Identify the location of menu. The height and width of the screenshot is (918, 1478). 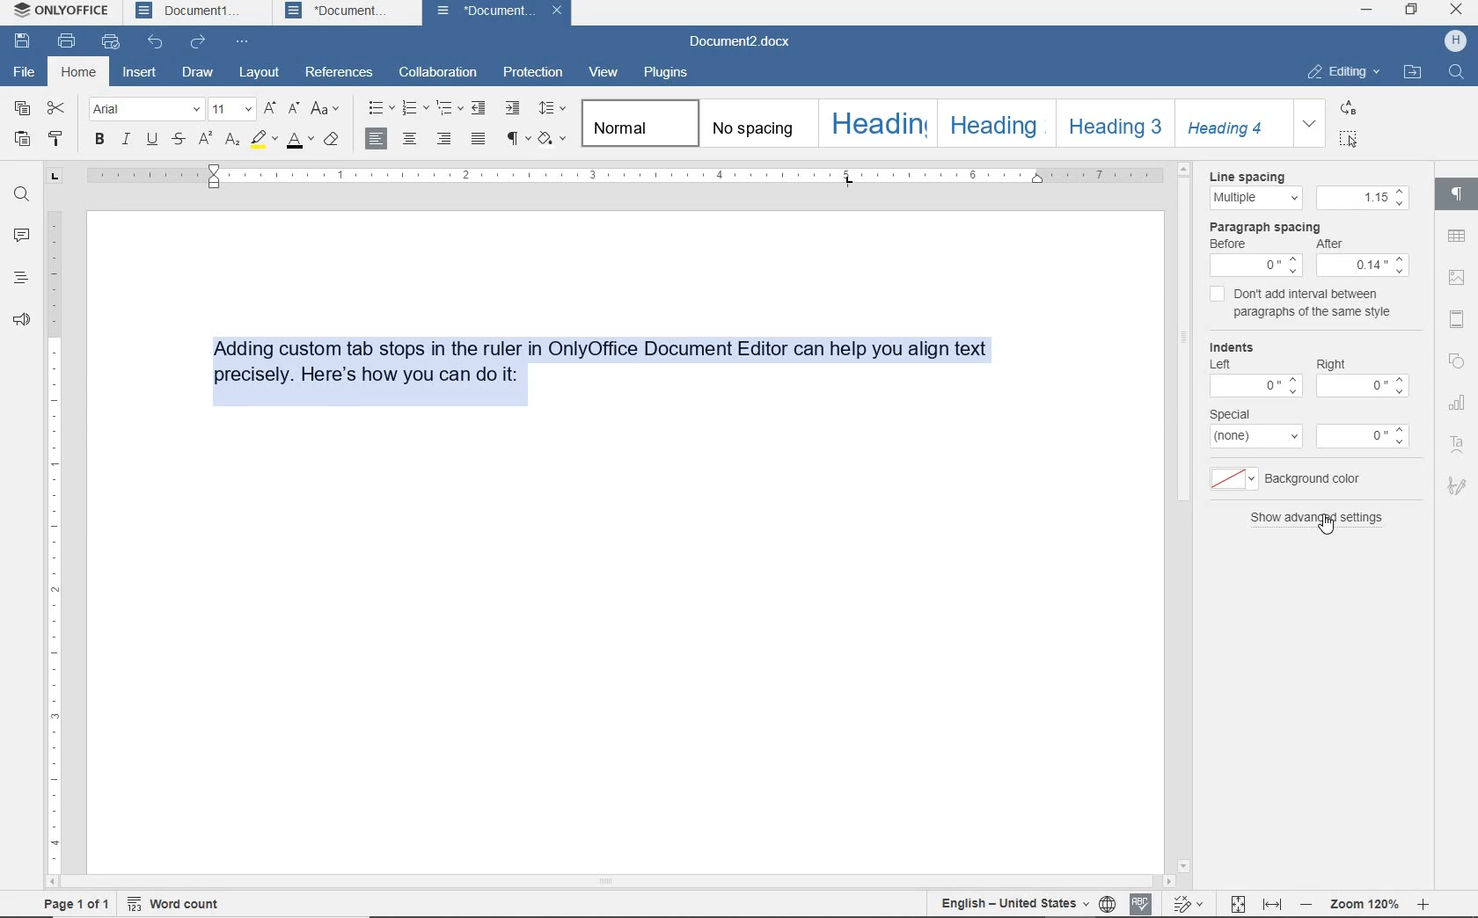
(1362, 197).